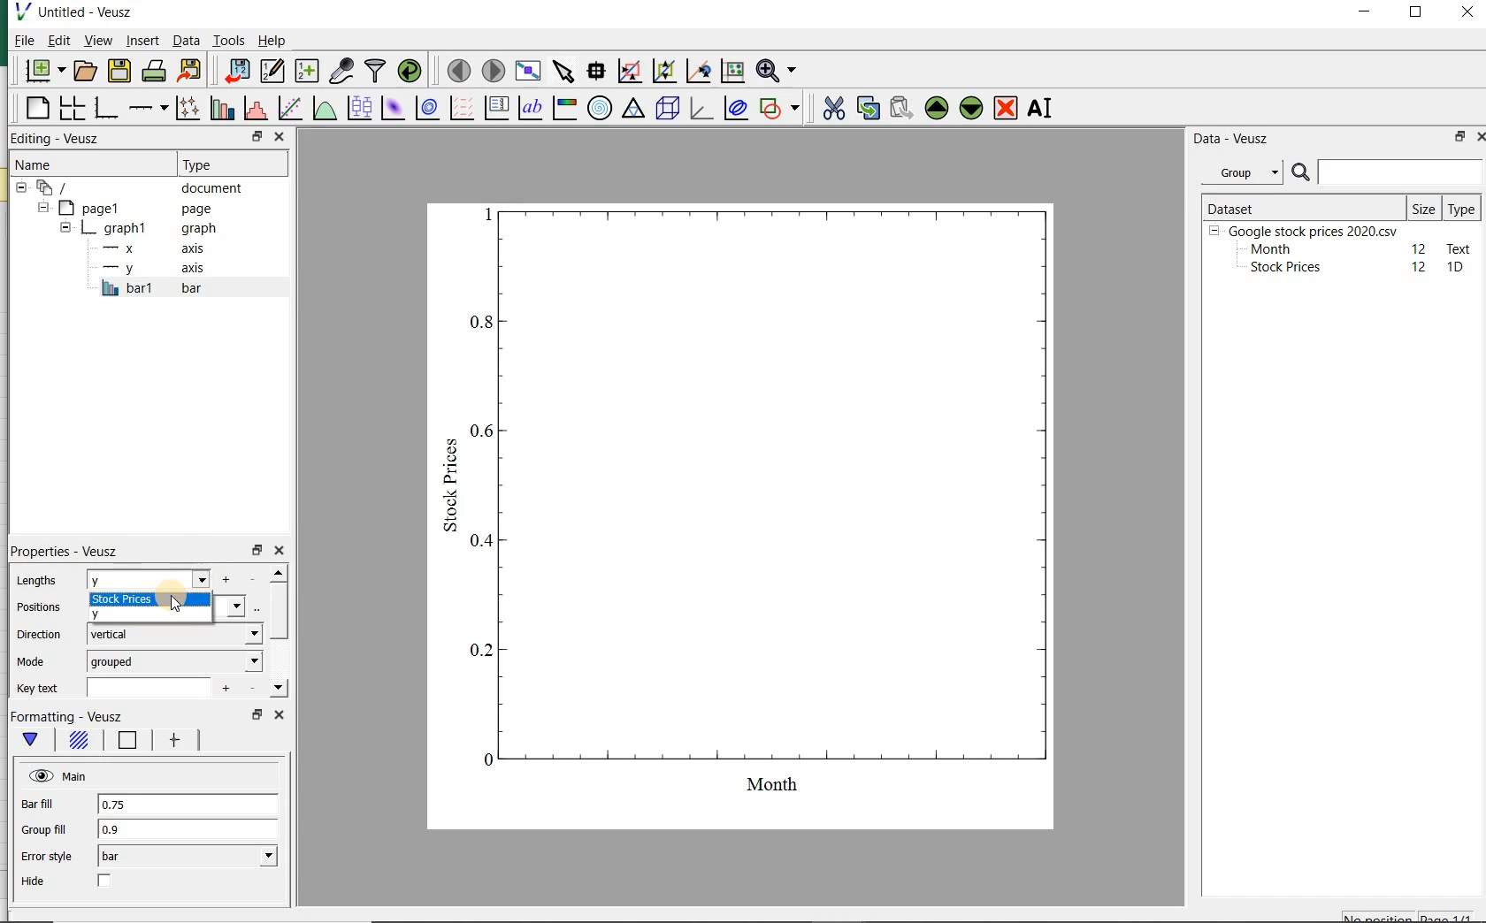 The image size is (1486, 923). What do you see at coordinates (527, 72) in the screenshot?
I see `view plot full screen` at bounding box center [527, 72].